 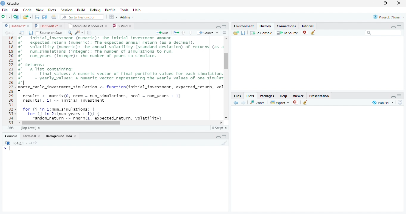 What do you see at coordinates (79, 33) in the screenshot?
I see `Code Tools` at bounding box center [79, 33].